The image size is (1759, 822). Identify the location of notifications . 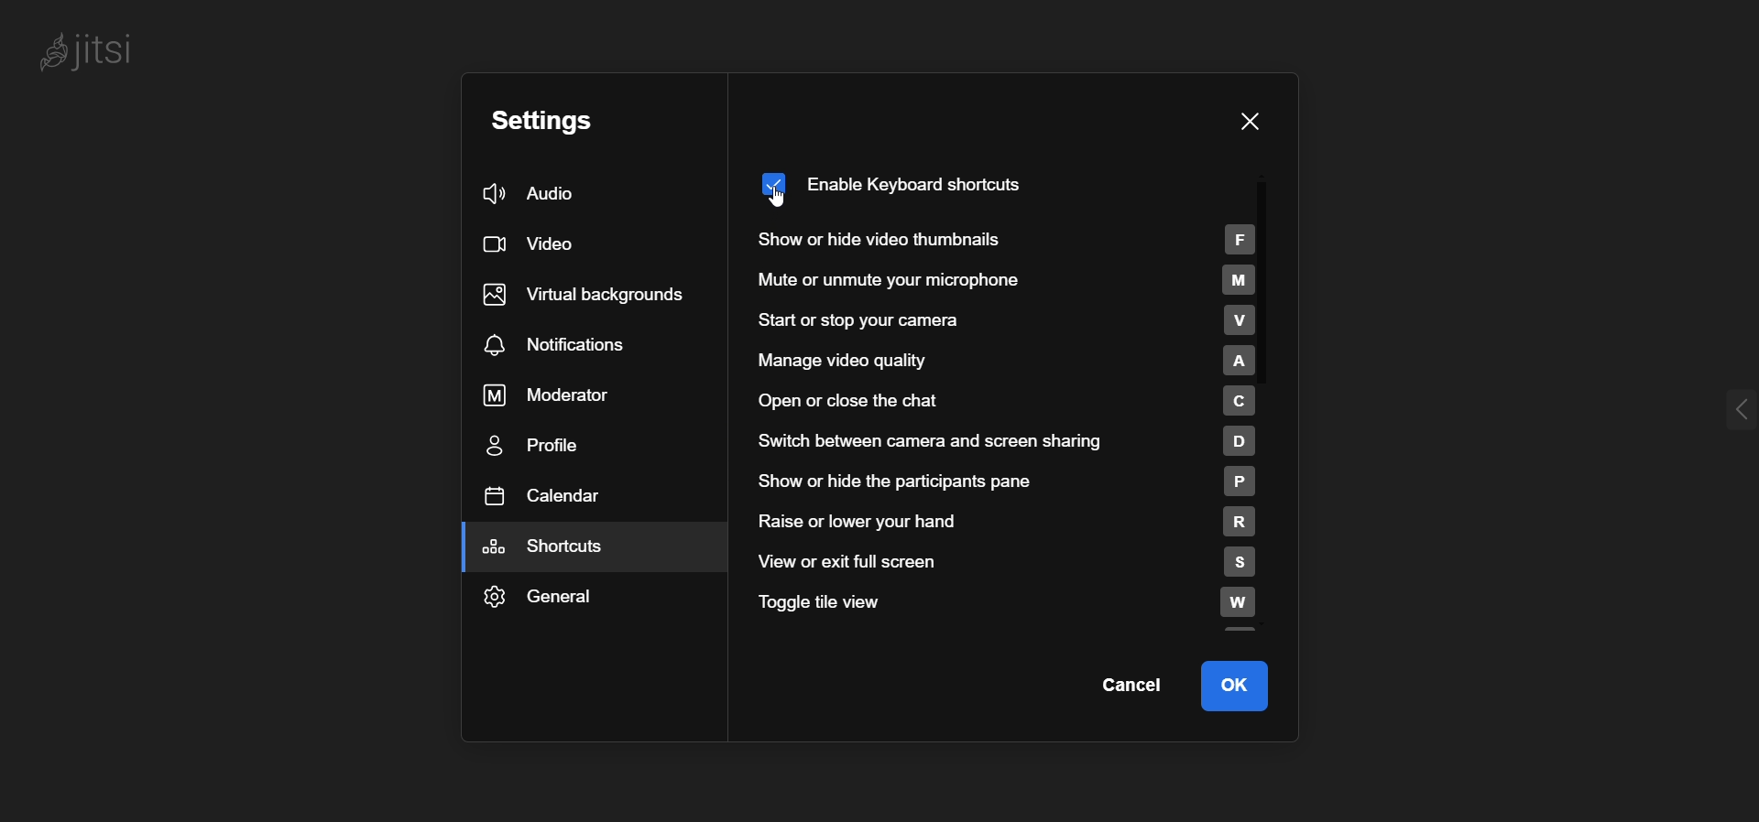
(565, 346).